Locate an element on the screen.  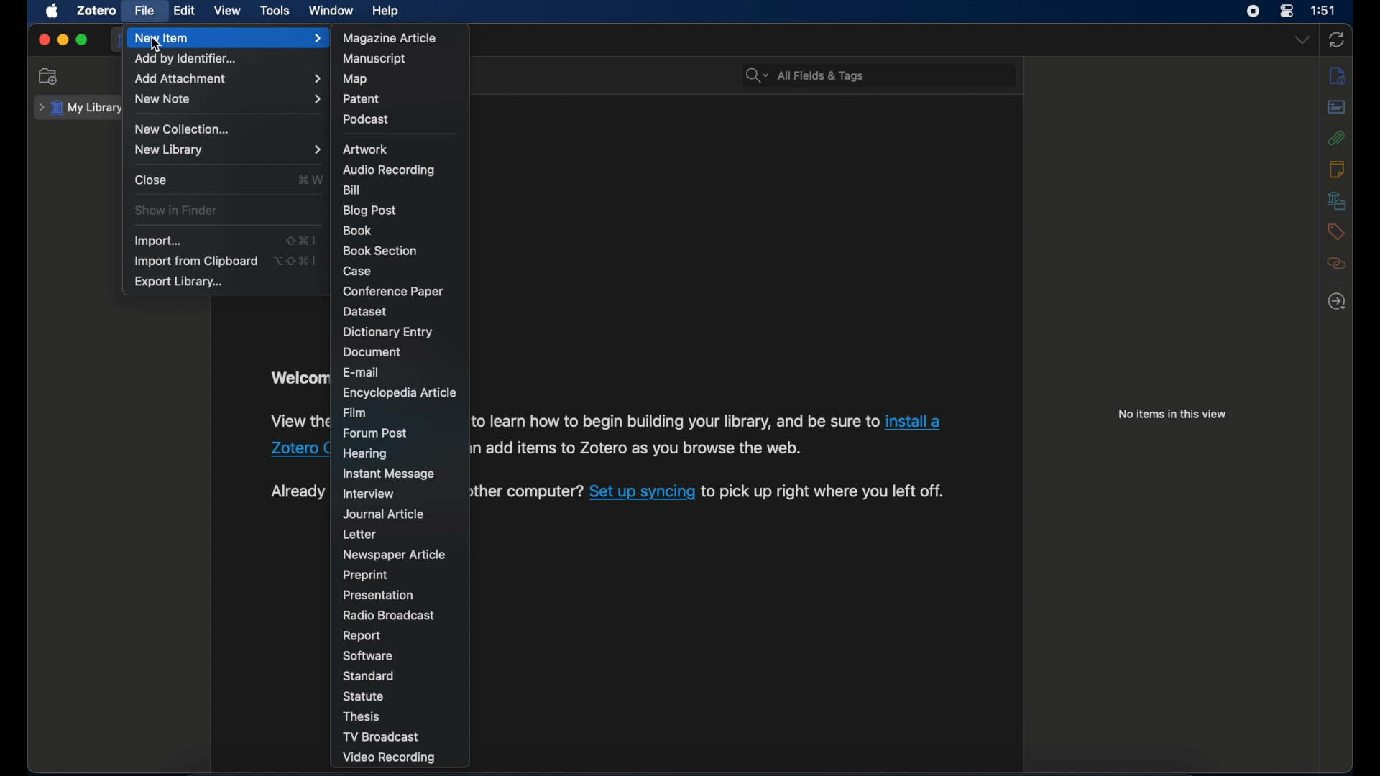
e-mail is located at coordinates (363, 373).